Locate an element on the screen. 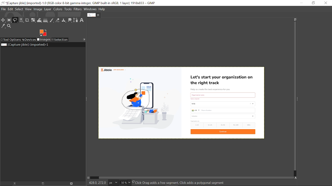 This screenshot has width=332, height=186. jible is located at coordinates (112, 71).